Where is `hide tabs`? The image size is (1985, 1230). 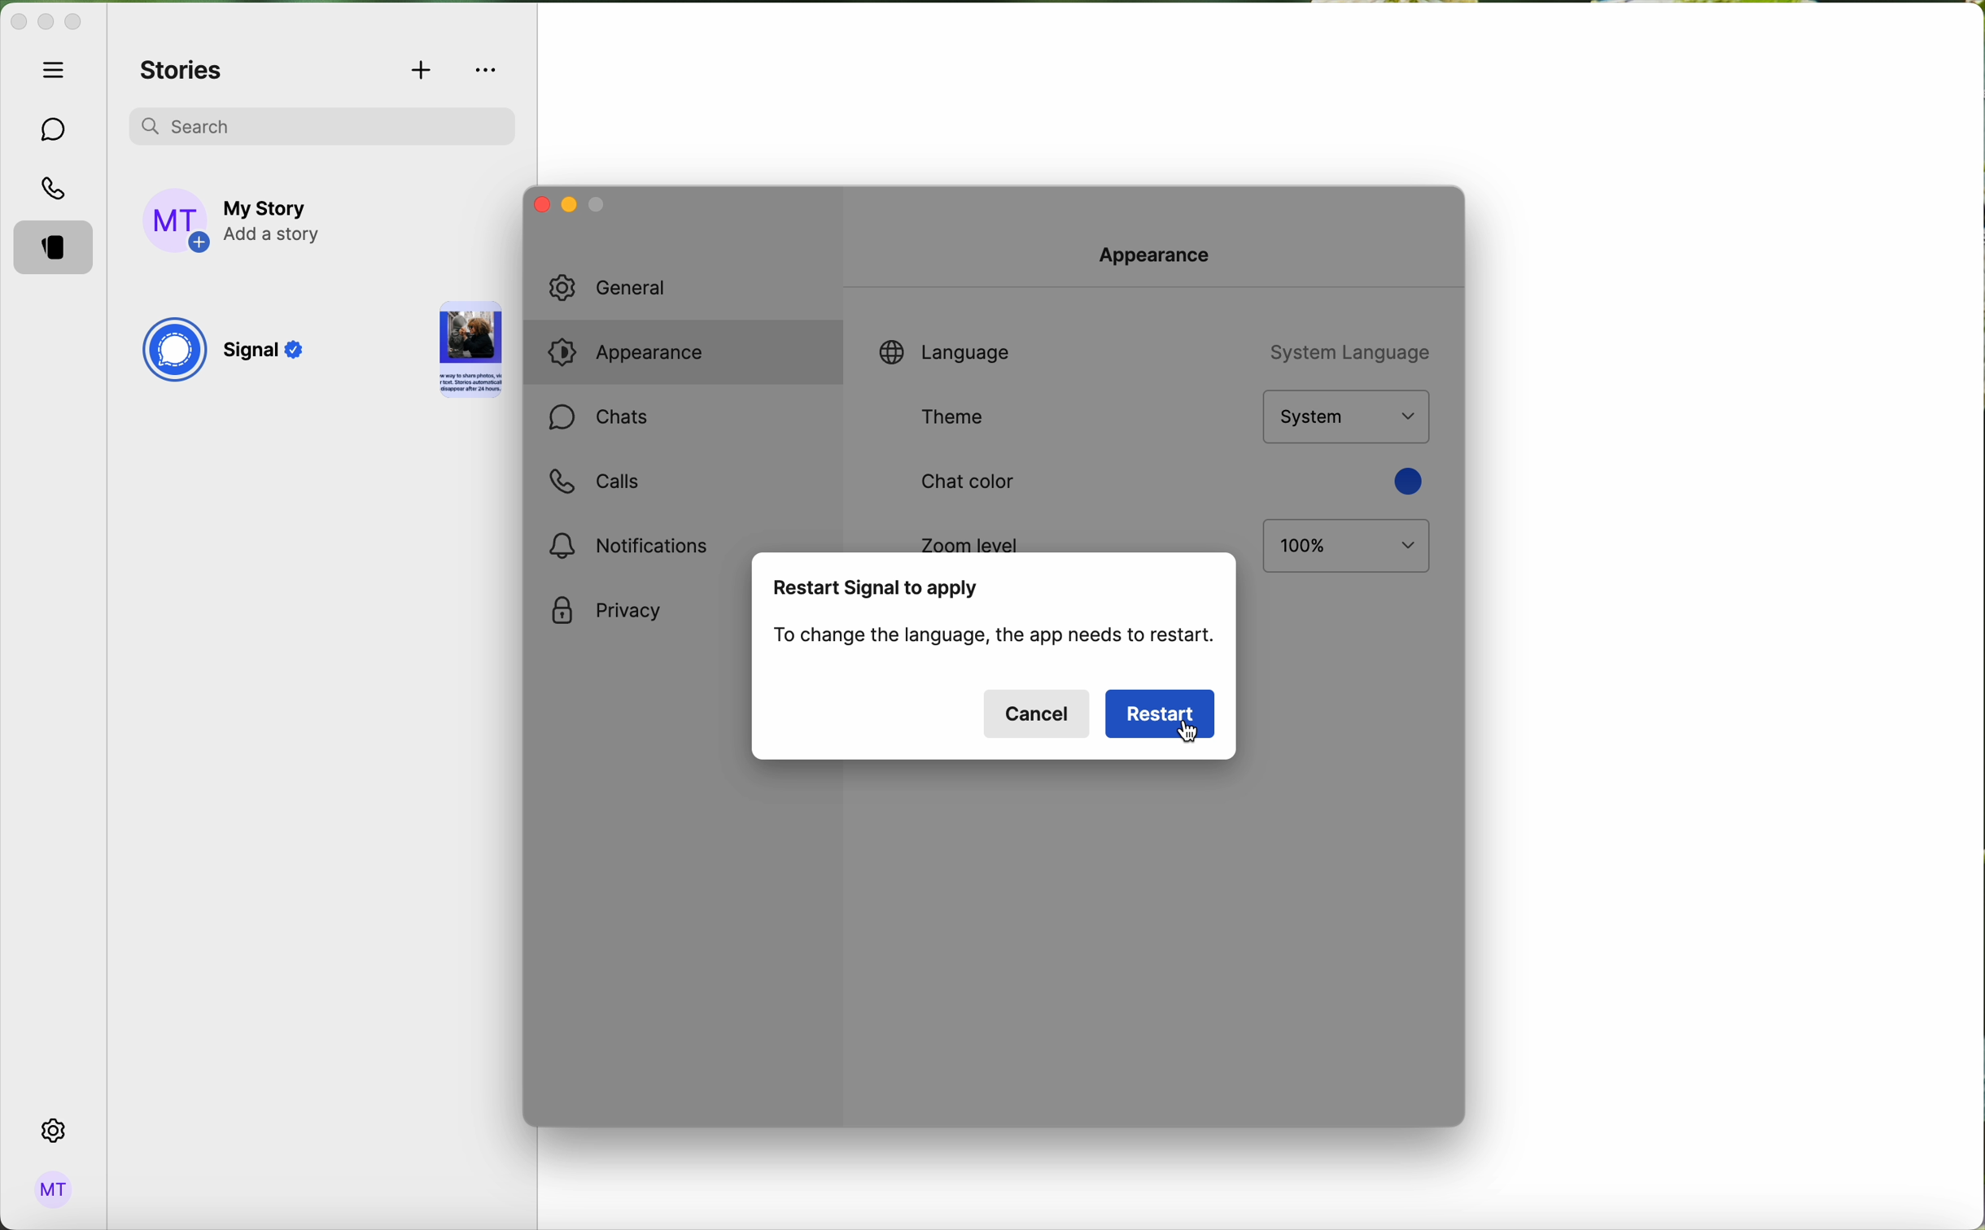
hide tabs is located at coordinates (58, 69).